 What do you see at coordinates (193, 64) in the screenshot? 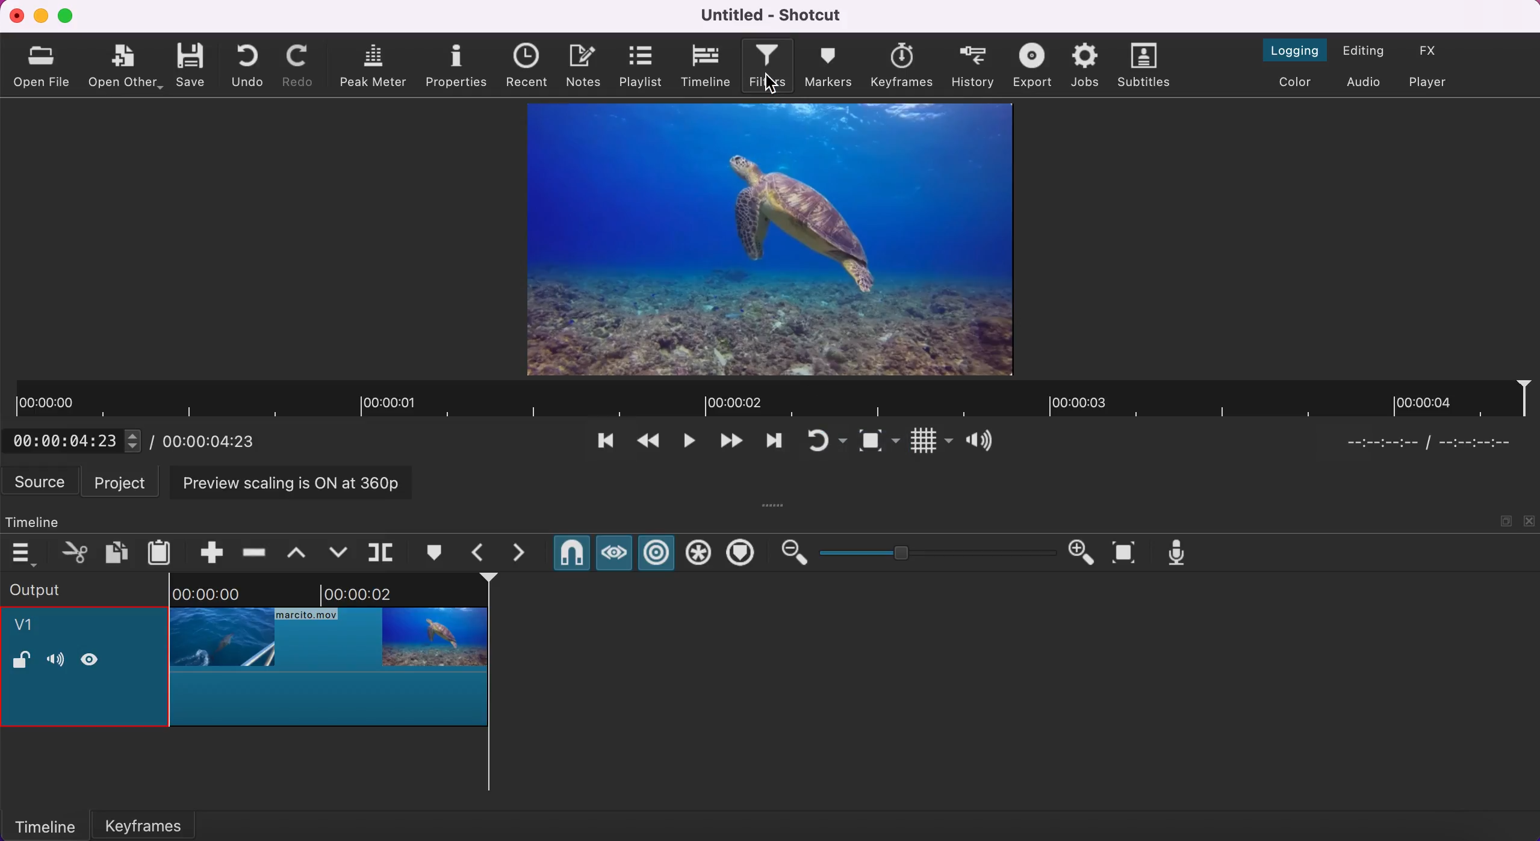
I see `save` at bounding box center [193, 64].